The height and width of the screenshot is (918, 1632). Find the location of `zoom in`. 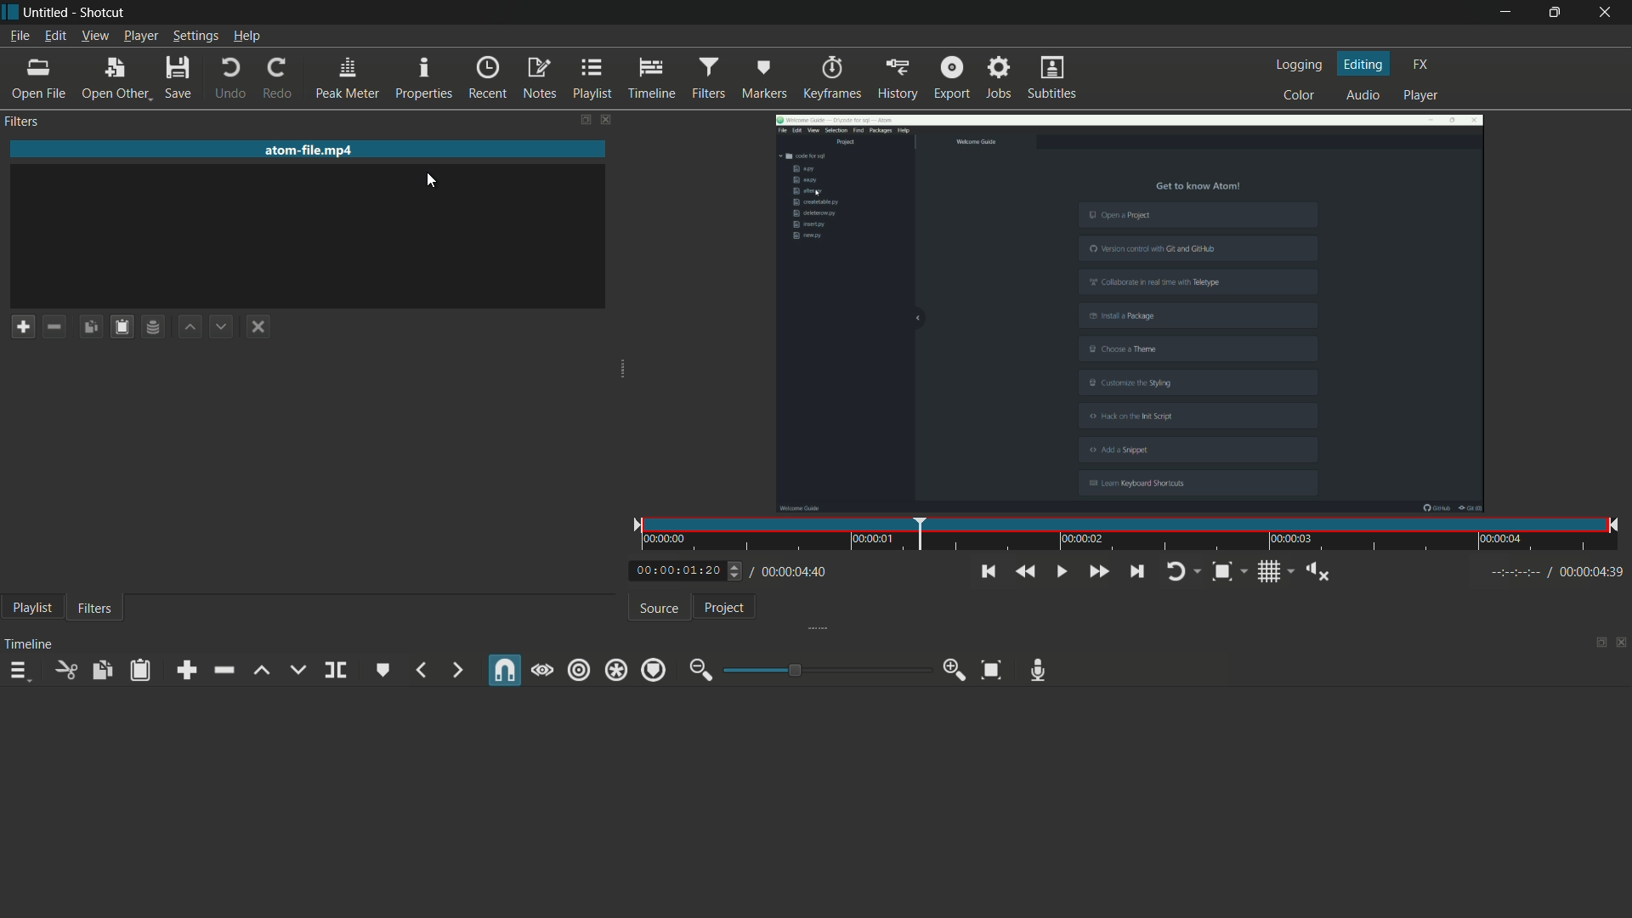

zoom in is located at coordinates (956, 670).